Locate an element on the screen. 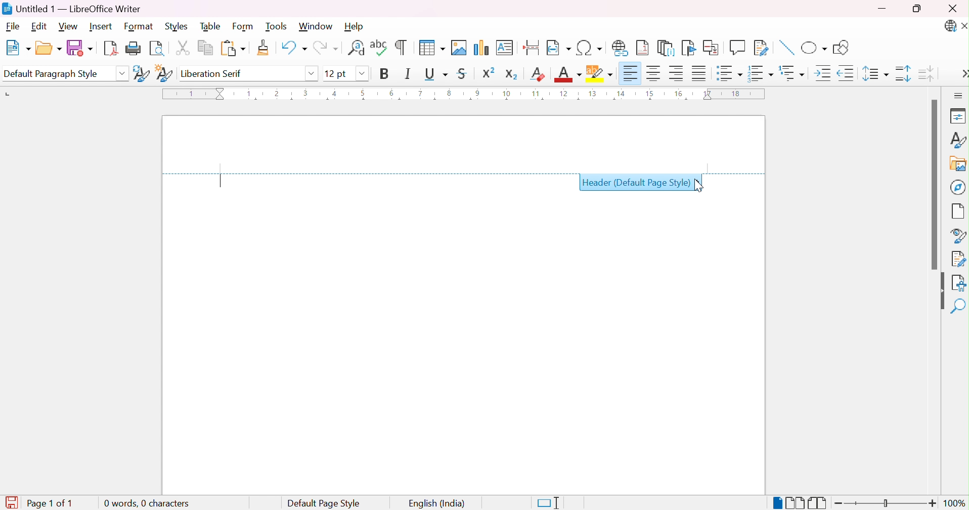  Basic shapes is located at coordinates (814, 49).